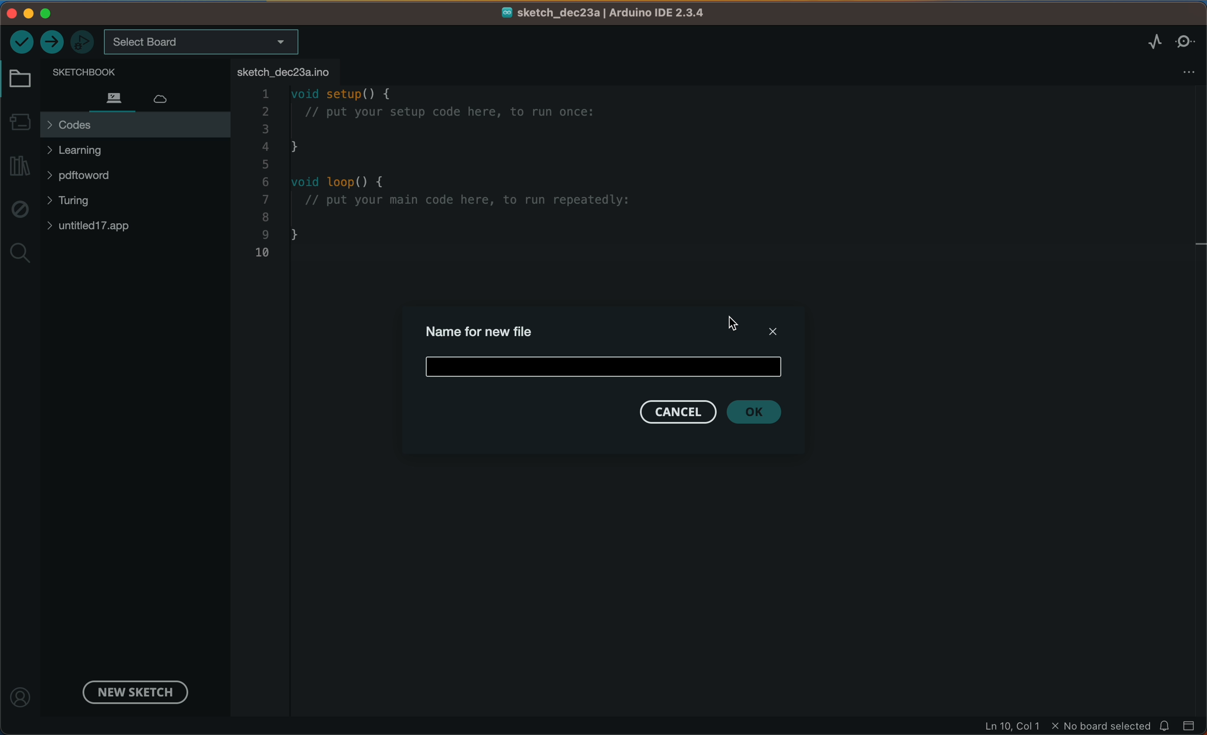  I want to click on learning, so click(96, 150).